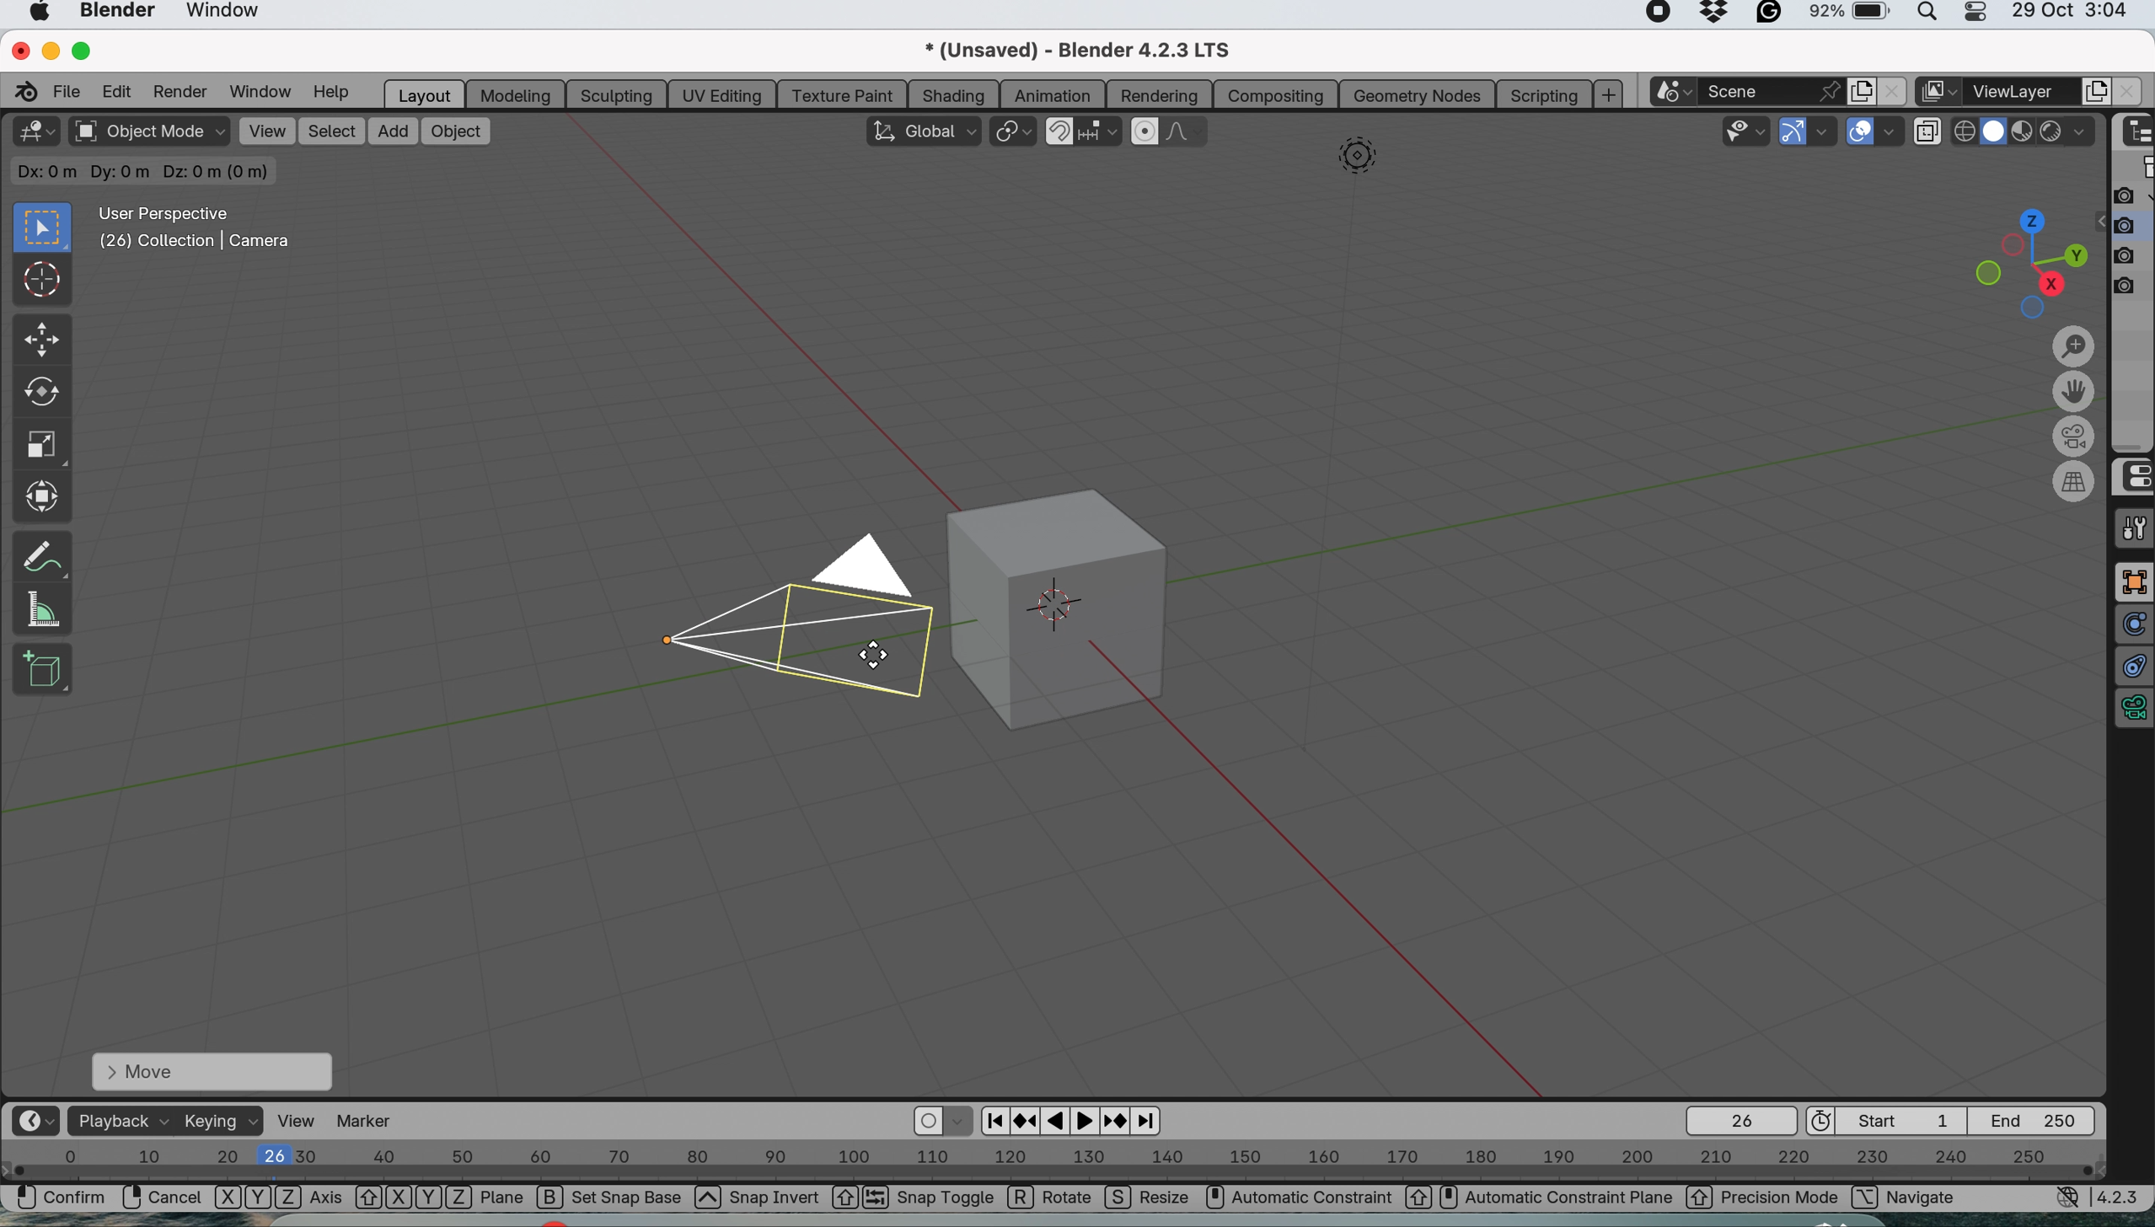 Image resolution: width=2155 pixels, height=1227 pixels. I want to click on drop box, so click(1717, 15).